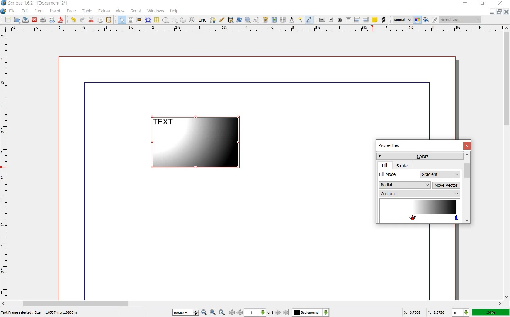 This screenshot has height=317, width=510. I want to click on minimize, so click(492, 12).